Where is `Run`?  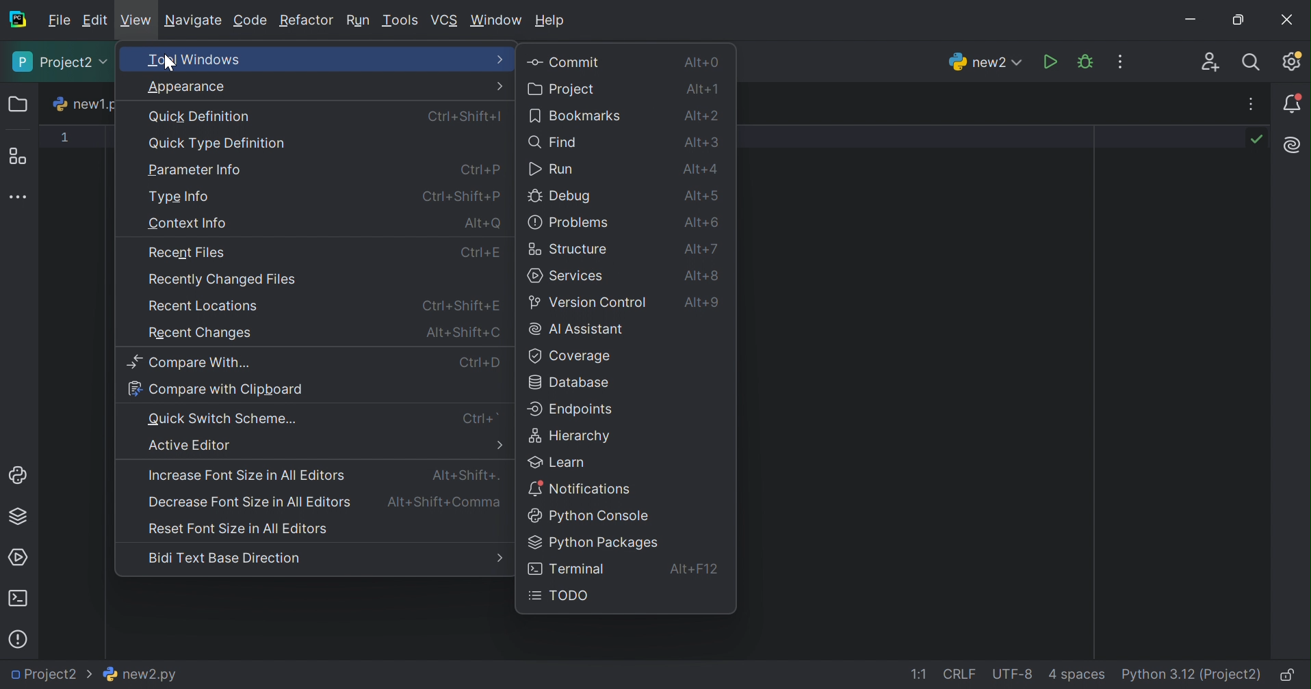 Run is located at coordinates (552, 169).